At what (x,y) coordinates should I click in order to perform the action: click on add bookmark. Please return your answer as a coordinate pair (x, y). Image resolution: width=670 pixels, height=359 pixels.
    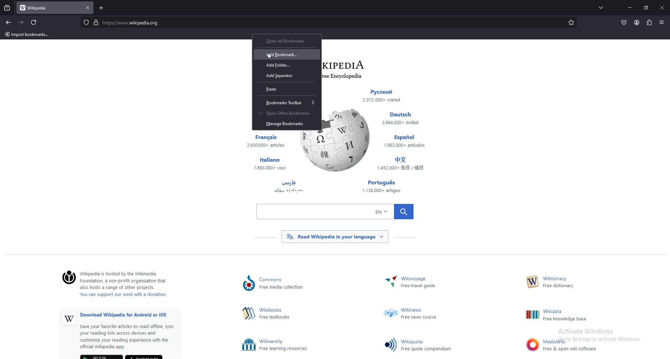
    Looking at the image, I should click on (287, 55).